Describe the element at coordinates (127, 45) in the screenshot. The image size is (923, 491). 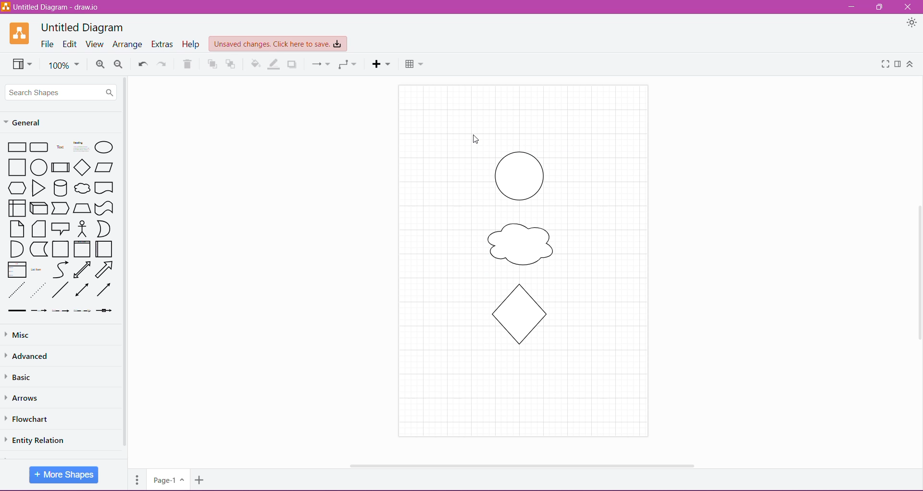
I see `Arrange` at that location.